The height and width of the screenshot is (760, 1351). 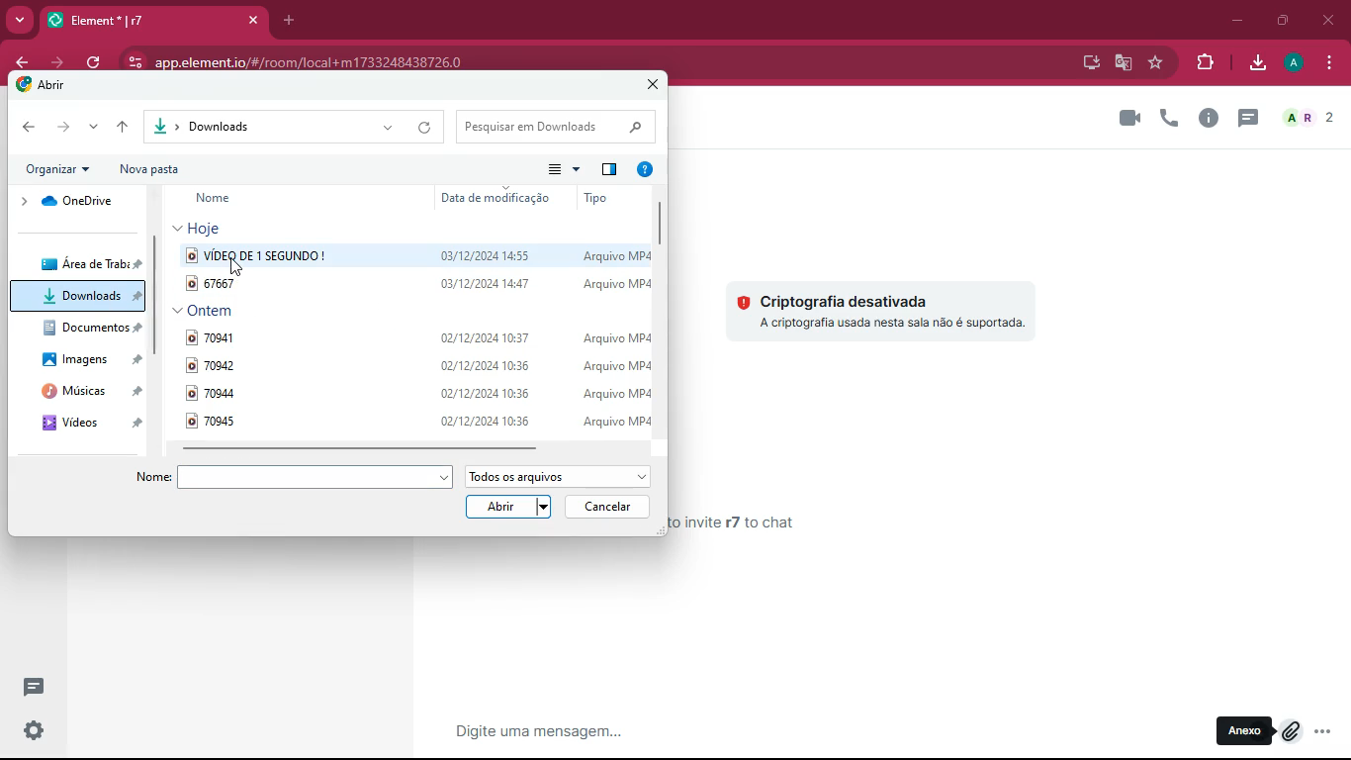 What do you see at coordinates (221, 197) in the screenshot?
I see `name` at bounding box center [221, 197].